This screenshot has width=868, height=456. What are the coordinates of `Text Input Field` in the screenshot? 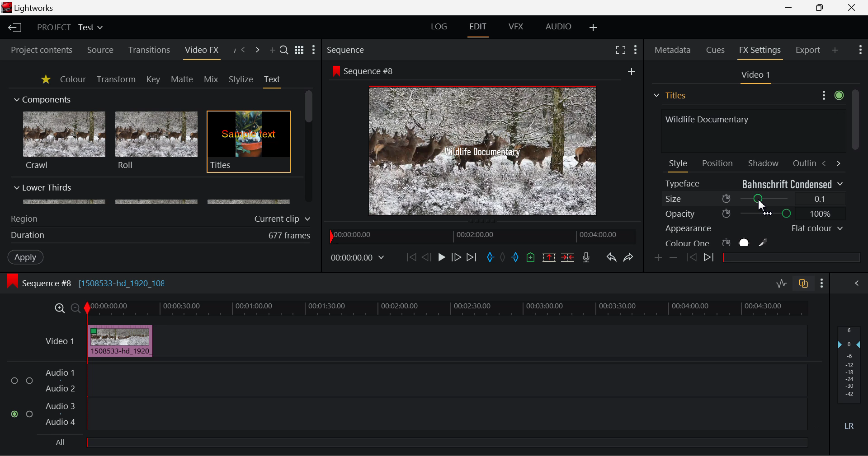 It's located at (750, 130).